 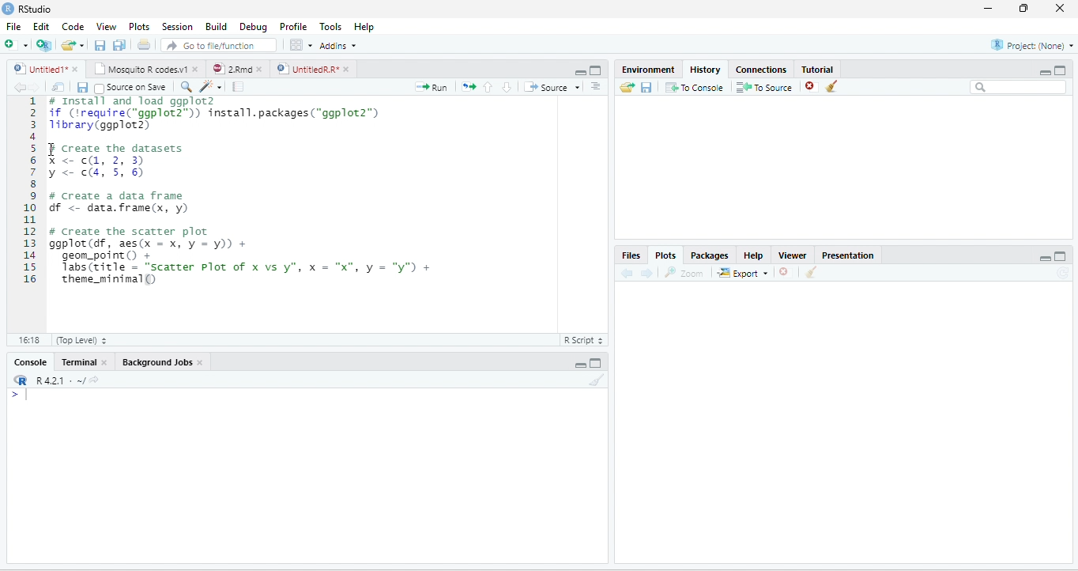 What do you see at coordinates (785, 273) in the screenshot?
I see `Remove current plot` at bounding box center [785, 273].